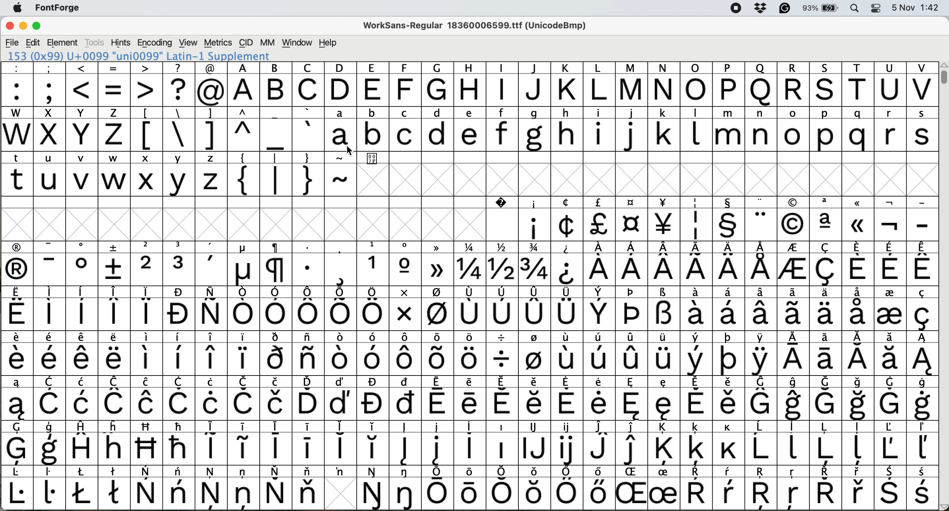 The width and height of the screenshot is (949, 511). What do you see at coordinates (600, 442) in the screenshot?
I see `symbol` at bounding box center [600, 442].